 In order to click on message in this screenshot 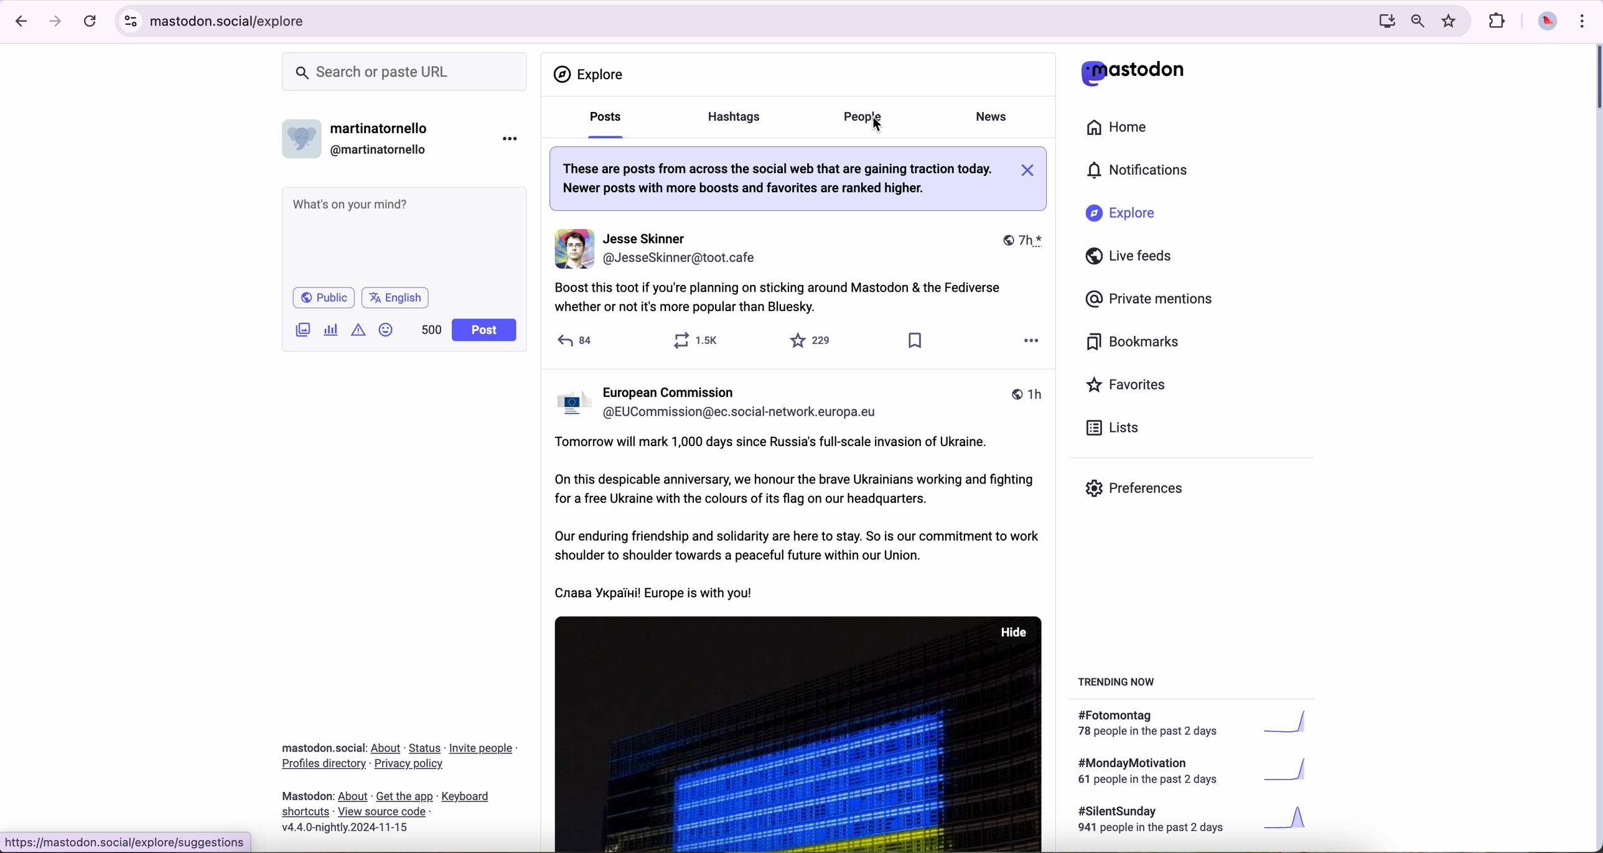, I will do `click(787, 300)`.